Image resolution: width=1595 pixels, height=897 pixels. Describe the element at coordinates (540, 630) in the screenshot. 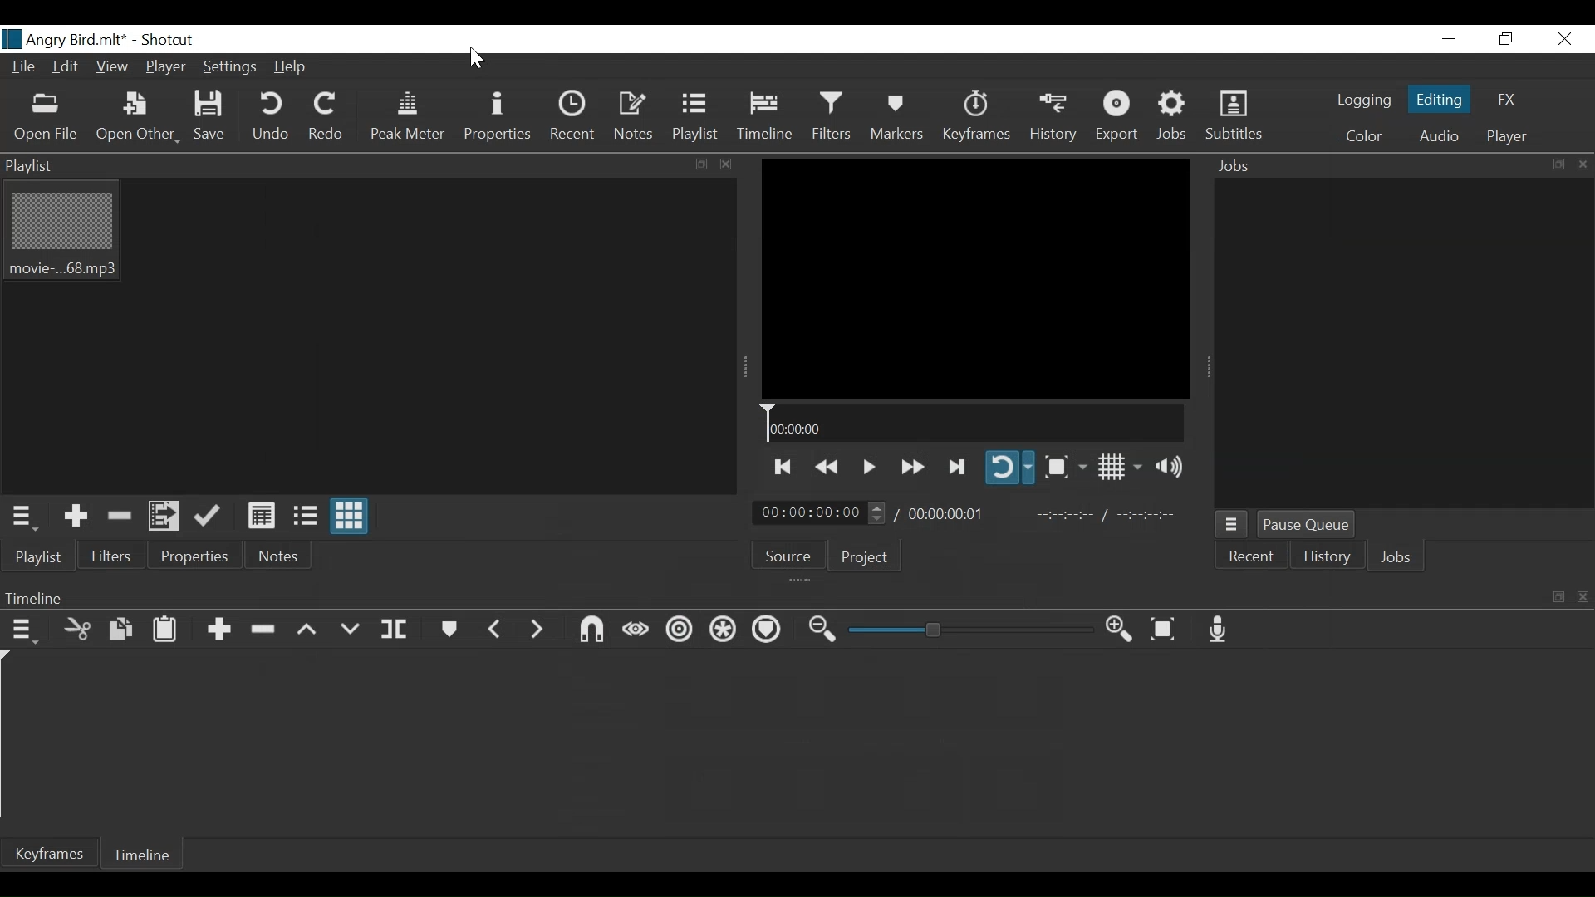

I see `Next Marker` at that location.